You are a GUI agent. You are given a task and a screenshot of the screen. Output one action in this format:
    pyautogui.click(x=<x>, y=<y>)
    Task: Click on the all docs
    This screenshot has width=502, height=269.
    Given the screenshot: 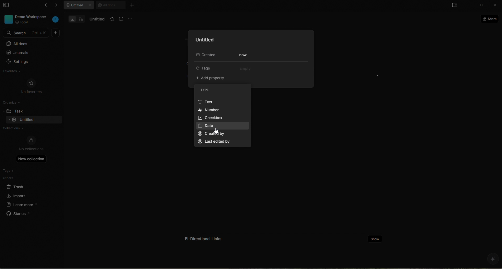 What is the action you would take?
    pyautogui.click(x=31, y=43)
    